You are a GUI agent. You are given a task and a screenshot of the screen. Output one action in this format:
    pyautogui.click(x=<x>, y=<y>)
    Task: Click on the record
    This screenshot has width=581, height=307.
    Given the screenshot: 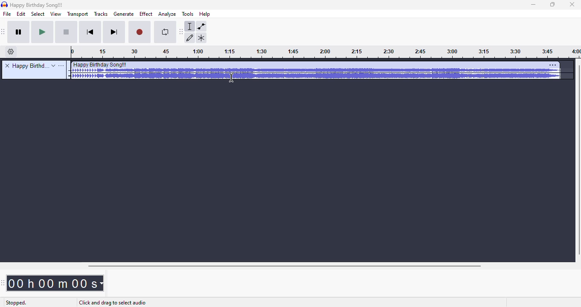 What is the action you would take?
    pyautogui.click(x=140, y=33)
    